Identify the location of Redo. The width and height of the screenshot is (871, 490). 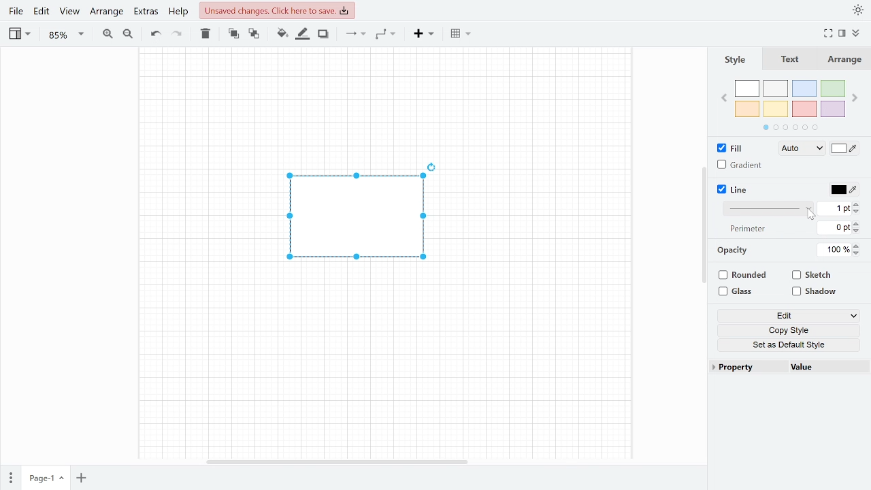
(154, 34).